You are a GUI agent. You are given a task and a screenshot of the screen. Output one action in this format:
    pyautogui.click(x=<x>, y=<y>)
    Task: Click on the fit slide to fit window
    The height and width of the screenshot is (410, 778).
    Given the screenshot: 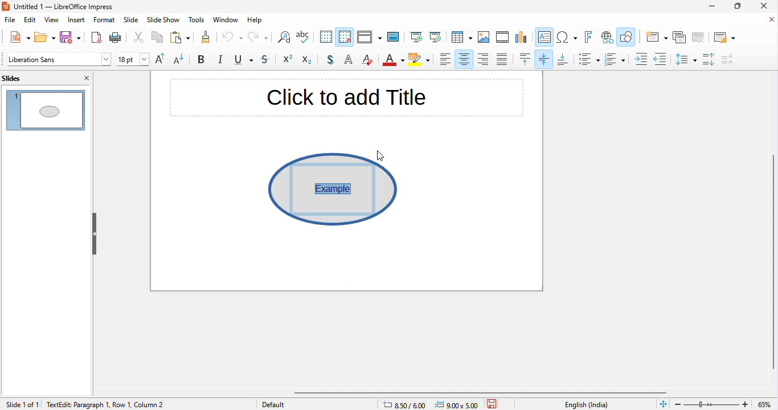 What is the action you would take?
    pyautogui.click(x=663, y=404)
    